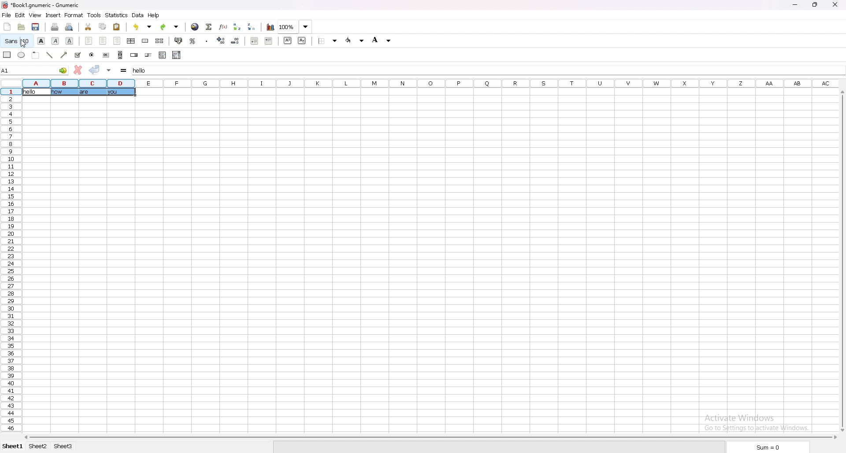 The height and width of the screenshot is (453, 846). What do you see at coordinates (63, 55) in the screenshot?
I see `arrowed line` at bounding box center [63, 55].